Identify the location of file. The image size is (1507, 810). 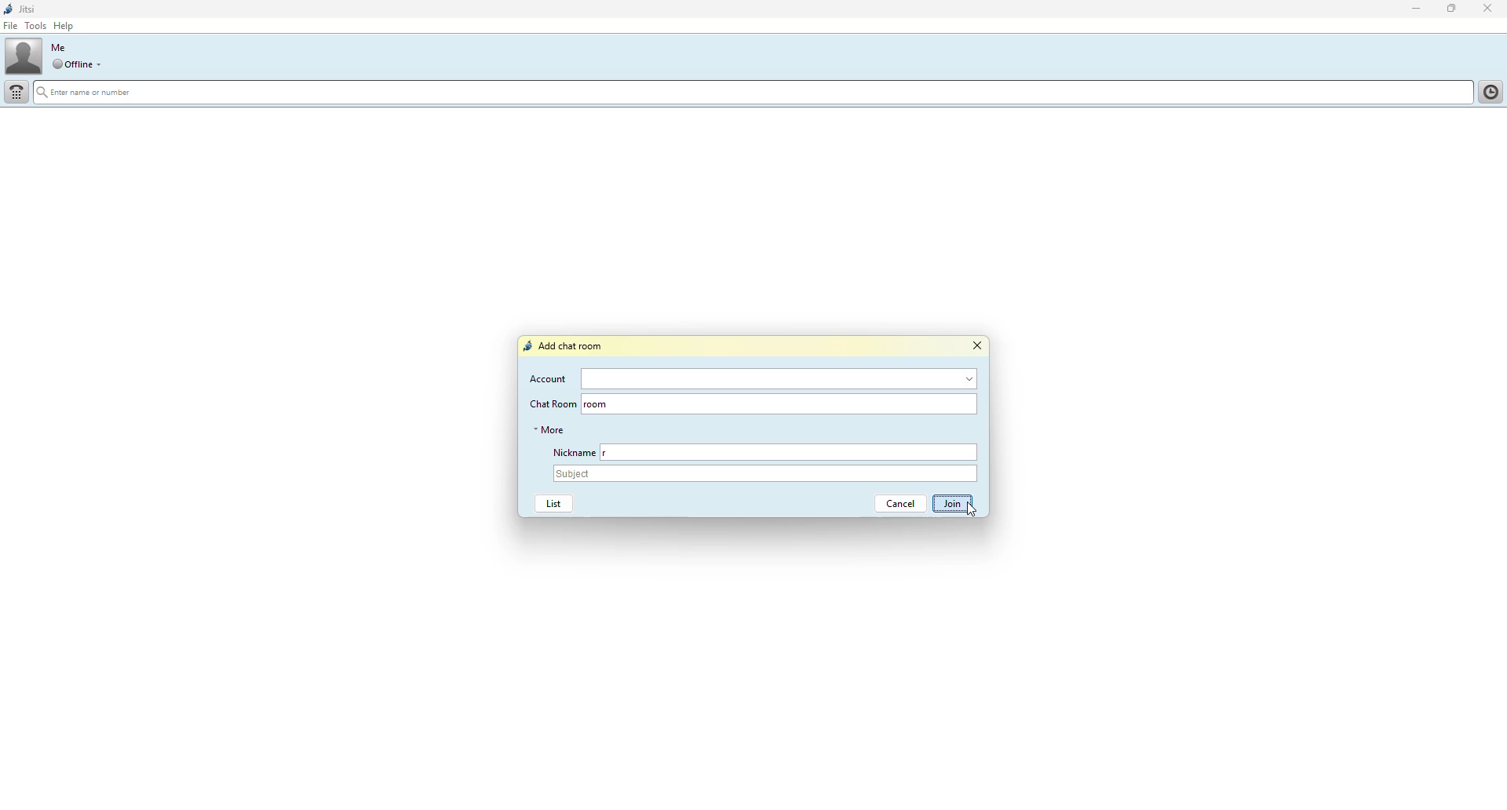
(11, 27).